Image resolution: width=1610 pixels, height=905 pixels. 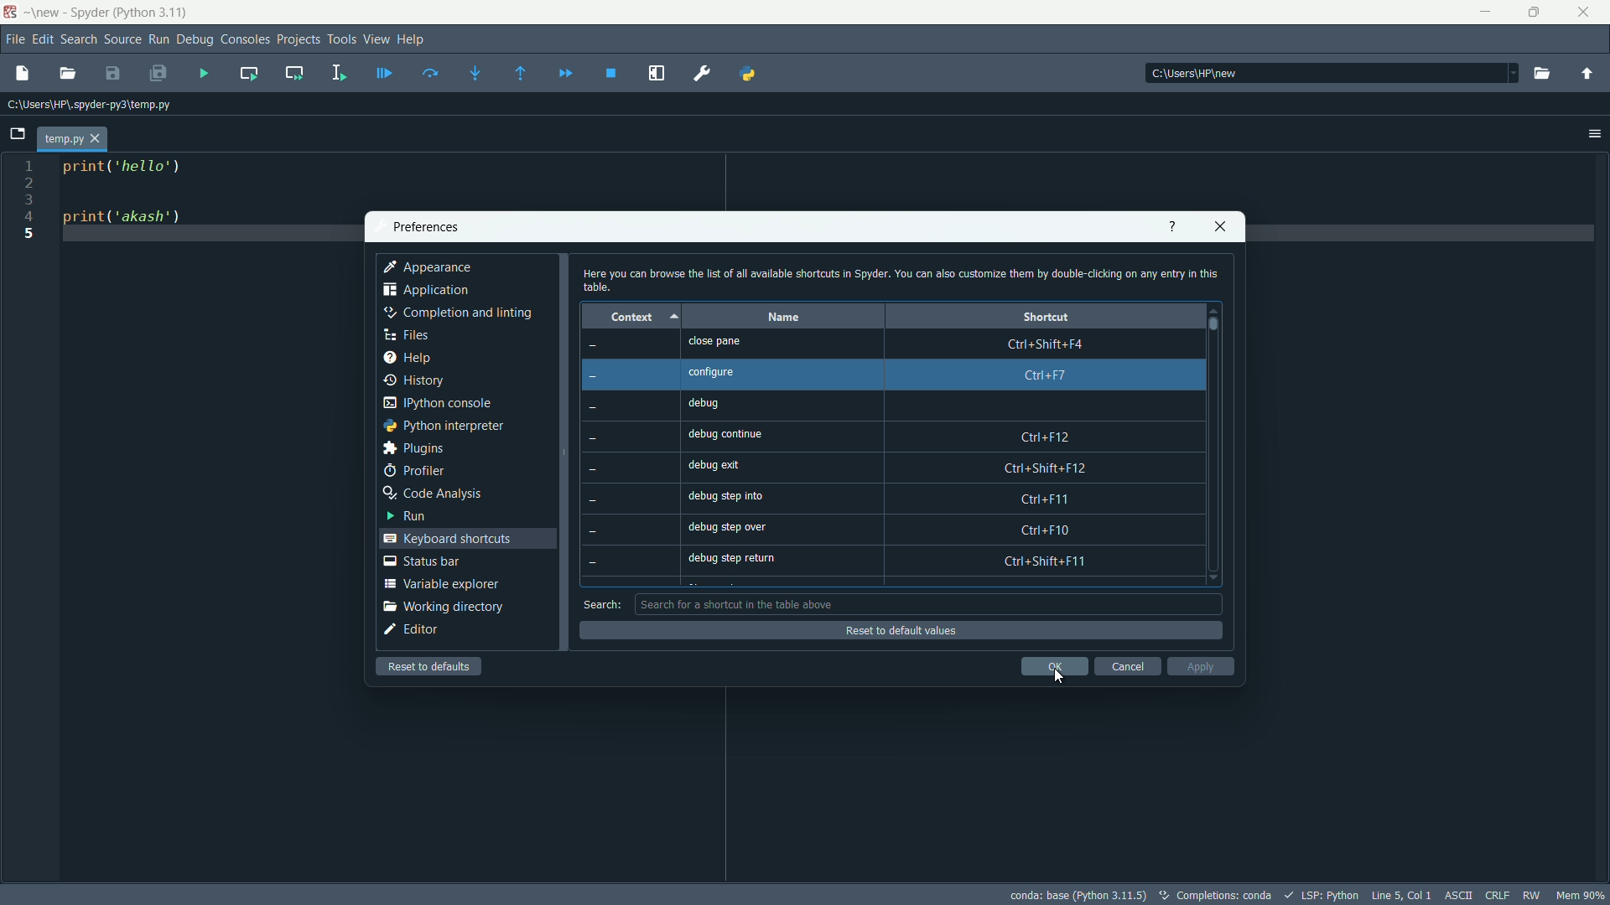 What do you see at coordinates (299, 39) in the screenshot?
I see `projects menu` at bounding box center [299, 39].